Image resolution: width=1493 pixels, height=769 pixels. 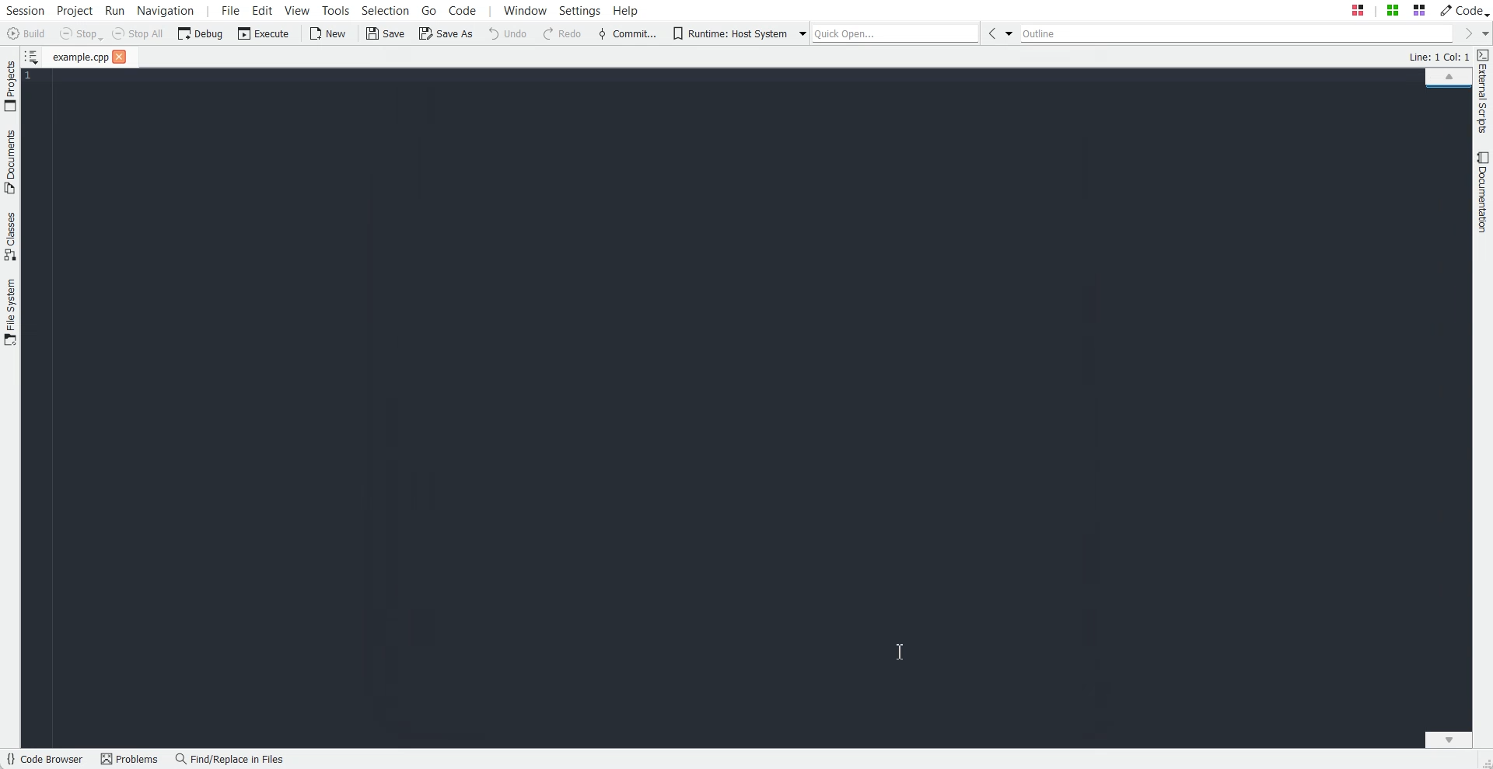 What do you see at coordinates (901, 652) in the screenshot?
I see `Text cursor` at bounding box center [901, 652].